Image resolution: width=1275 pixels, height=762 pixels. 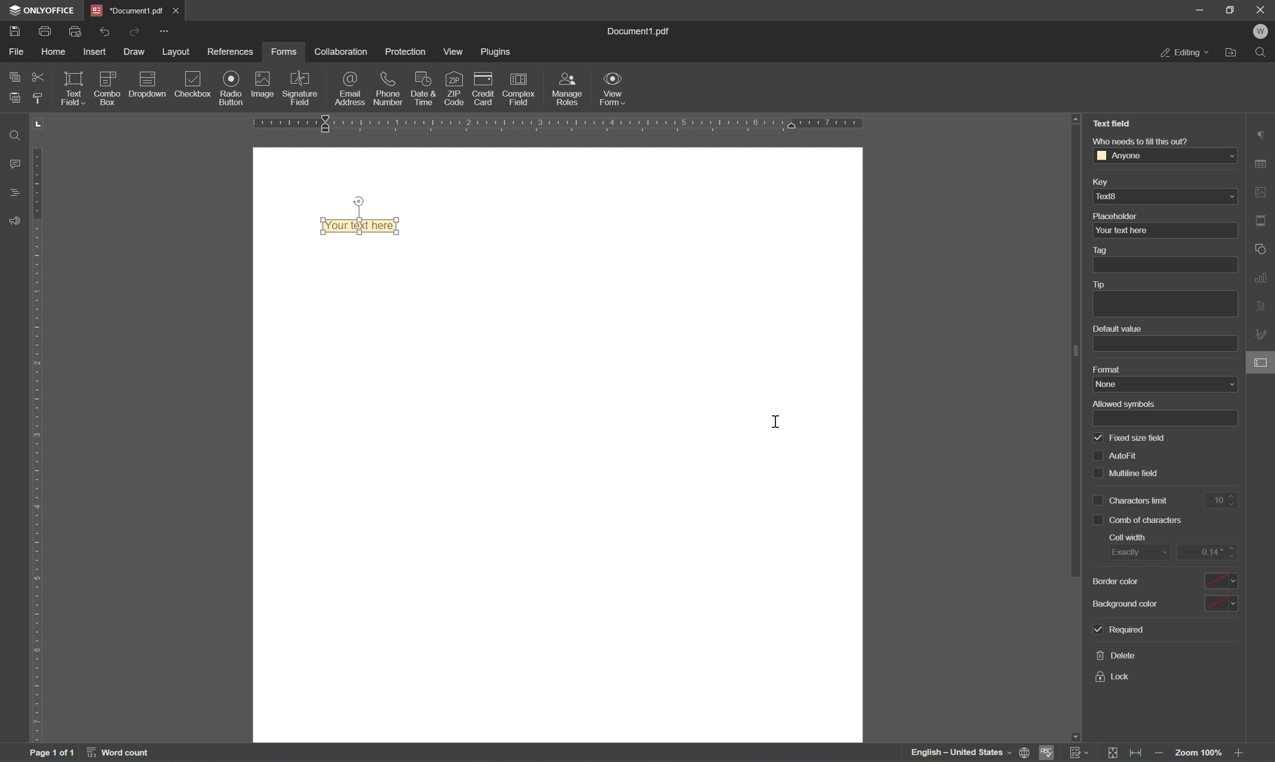 I want to click on allowed symbols, so click(x=1125, y=404).